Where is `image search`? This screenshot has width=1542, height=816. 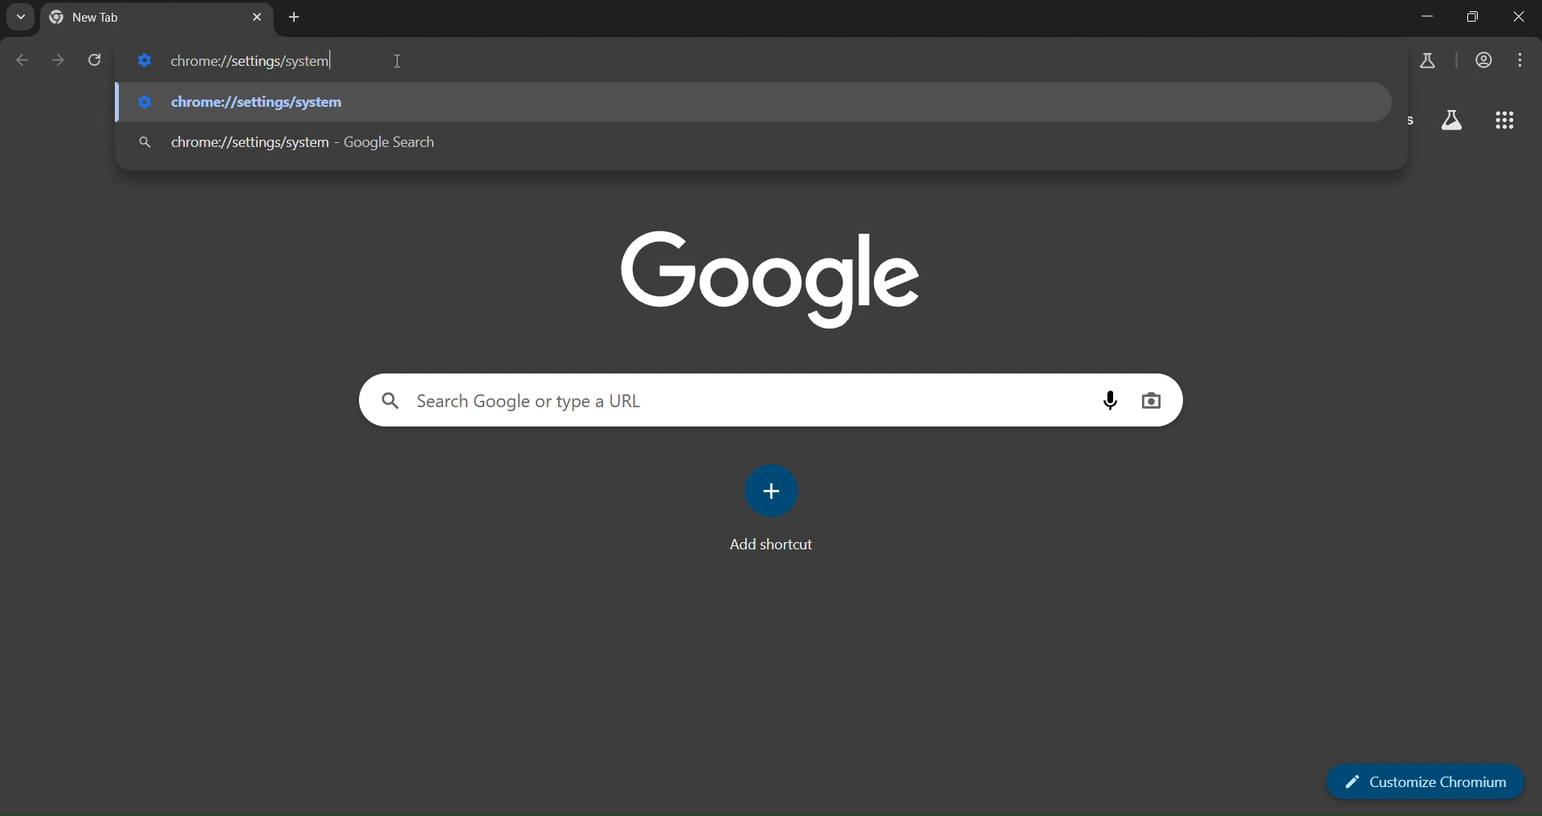
image search is located at coordinates (1152, 399).